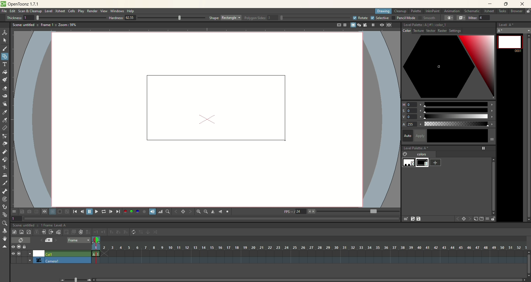 This screenshot has width=531, height=282. I want to click on rotate, so click(6, 231).